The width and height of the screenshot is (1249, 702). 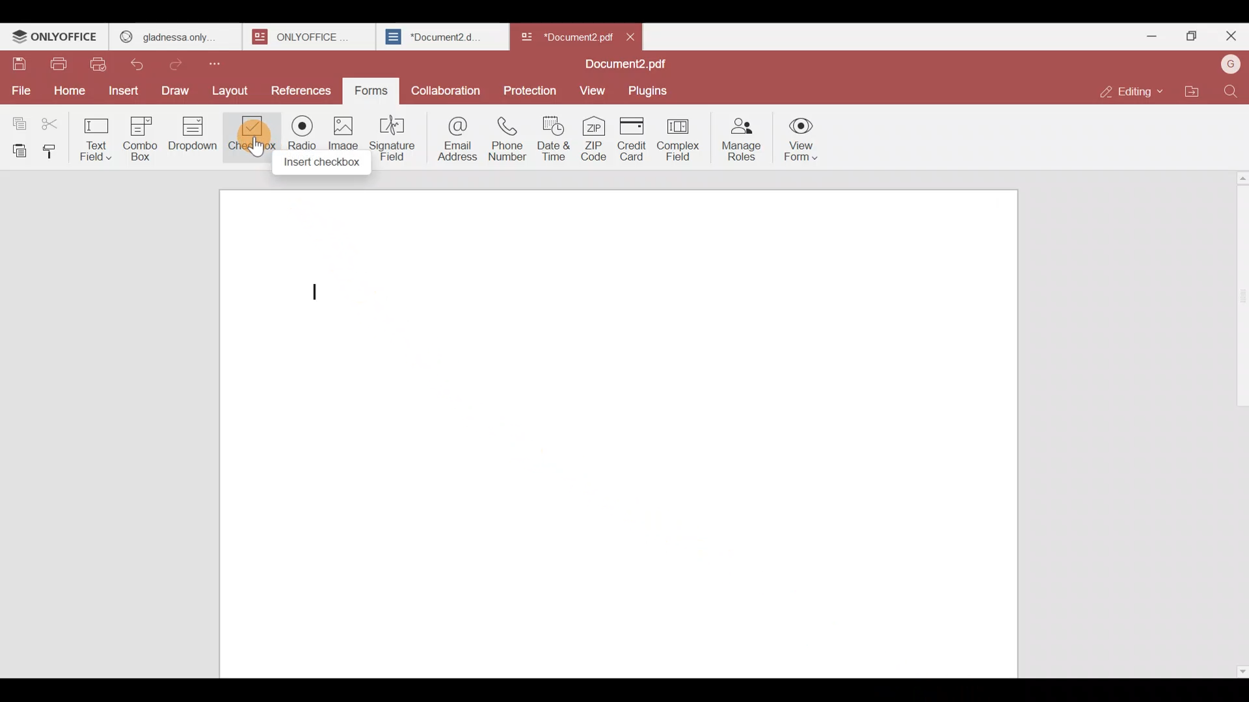 I want to click on Date & time, so click(x=557, y=138).